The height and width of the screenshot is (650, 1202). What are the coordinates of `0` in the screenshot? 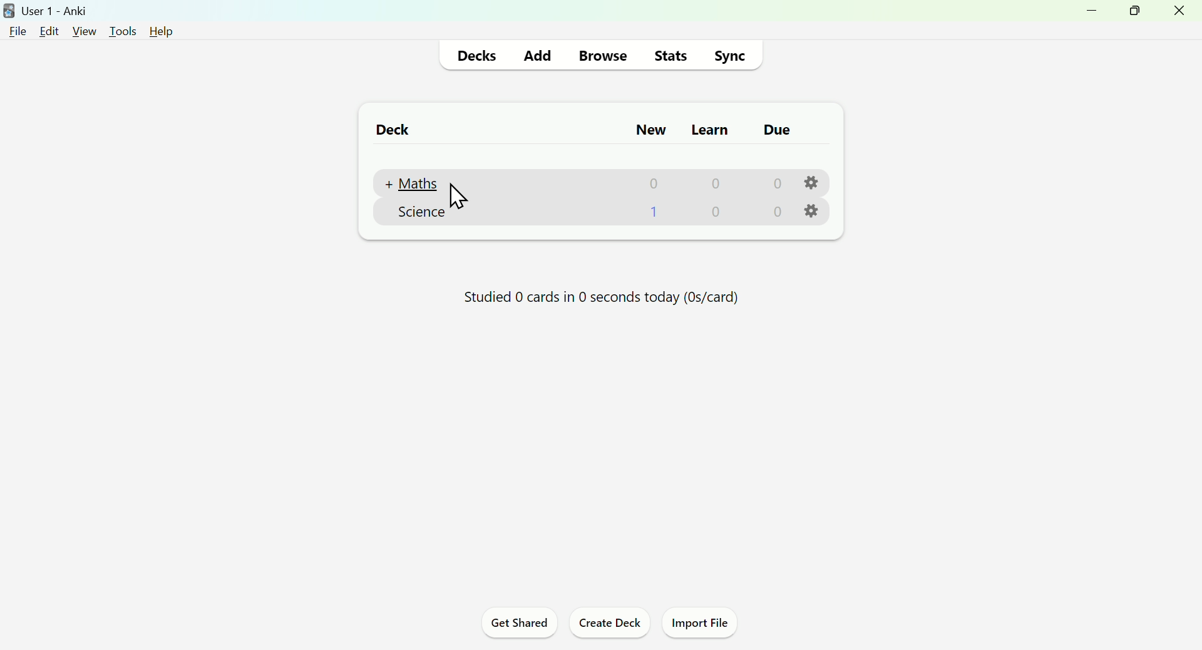 It's located at (775, 213).